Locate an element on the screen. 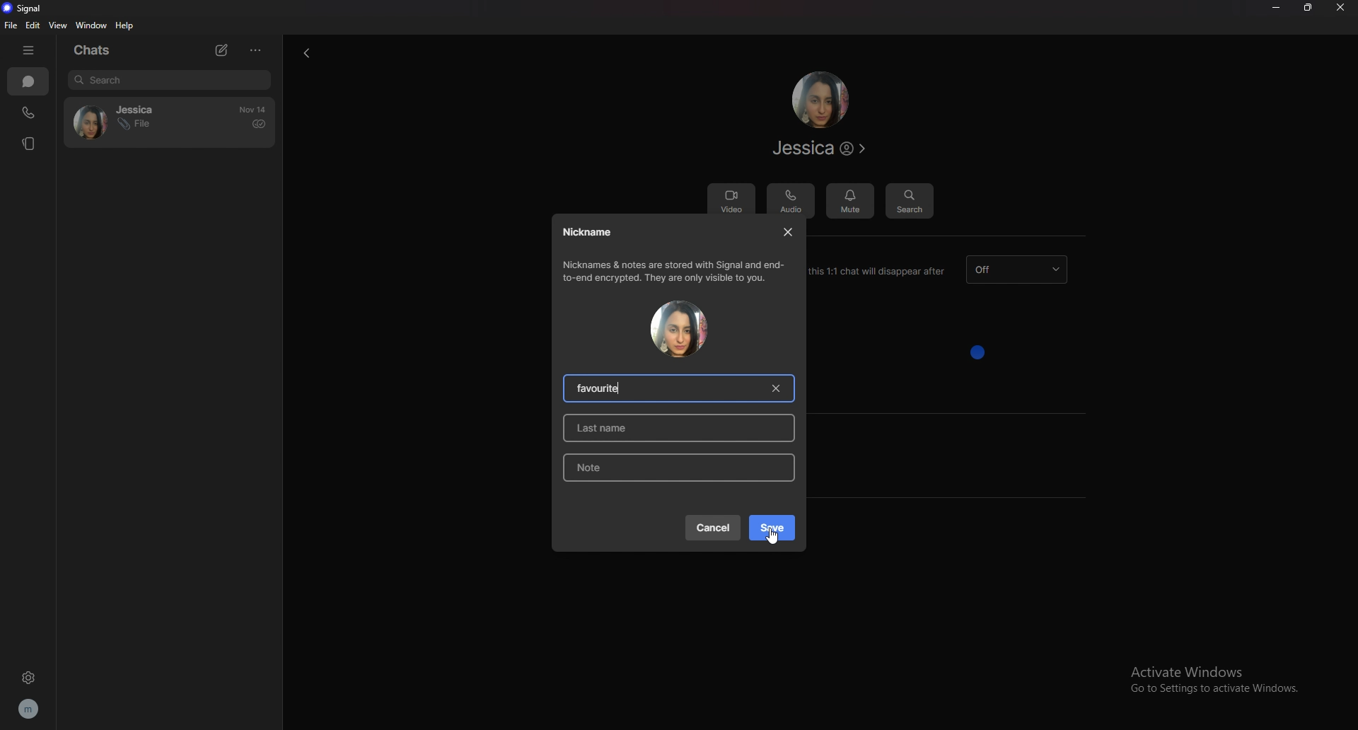 The image size is (1358, 730). last name is located at coordinates (683, 427).